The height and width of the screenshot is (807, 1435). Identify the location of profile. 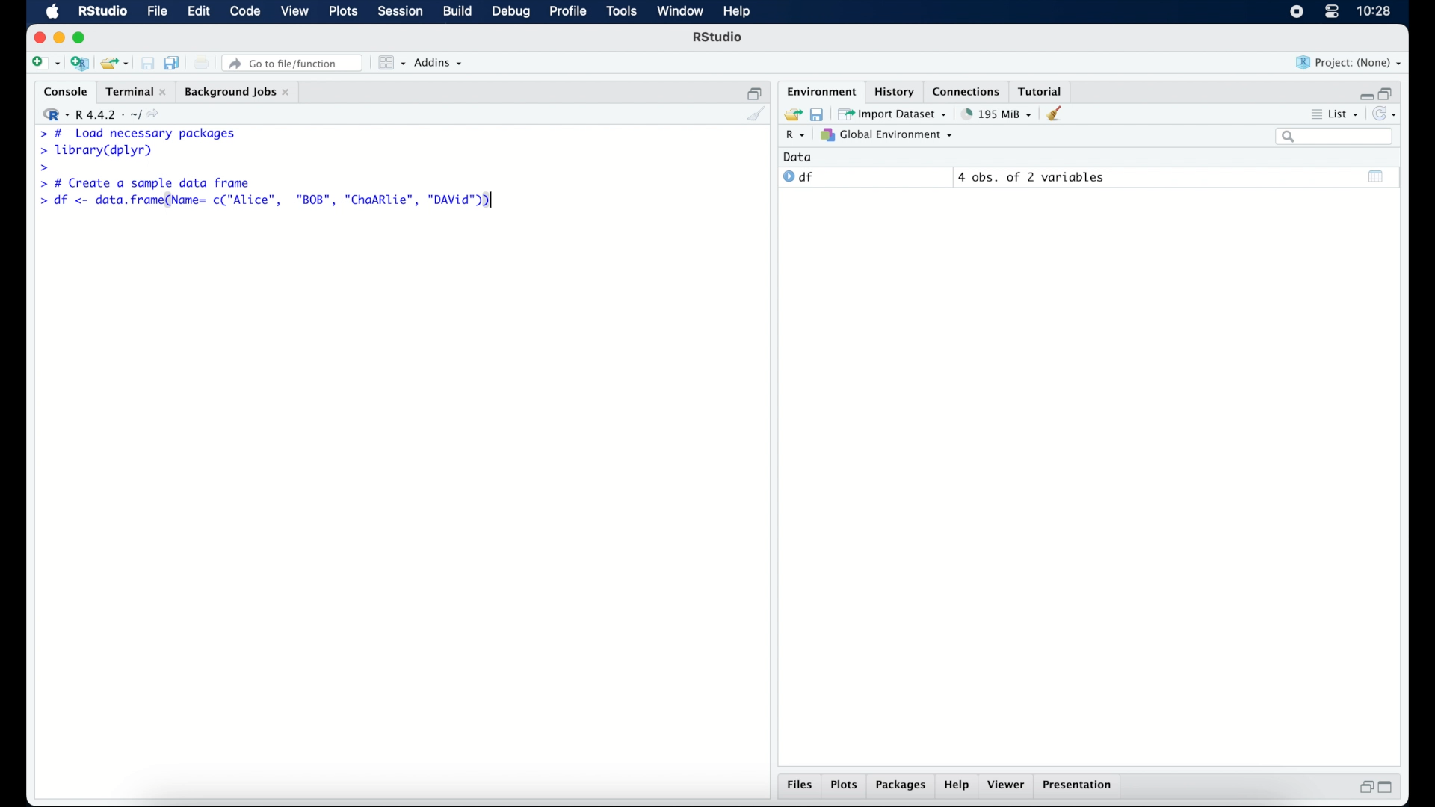
(568, 12).